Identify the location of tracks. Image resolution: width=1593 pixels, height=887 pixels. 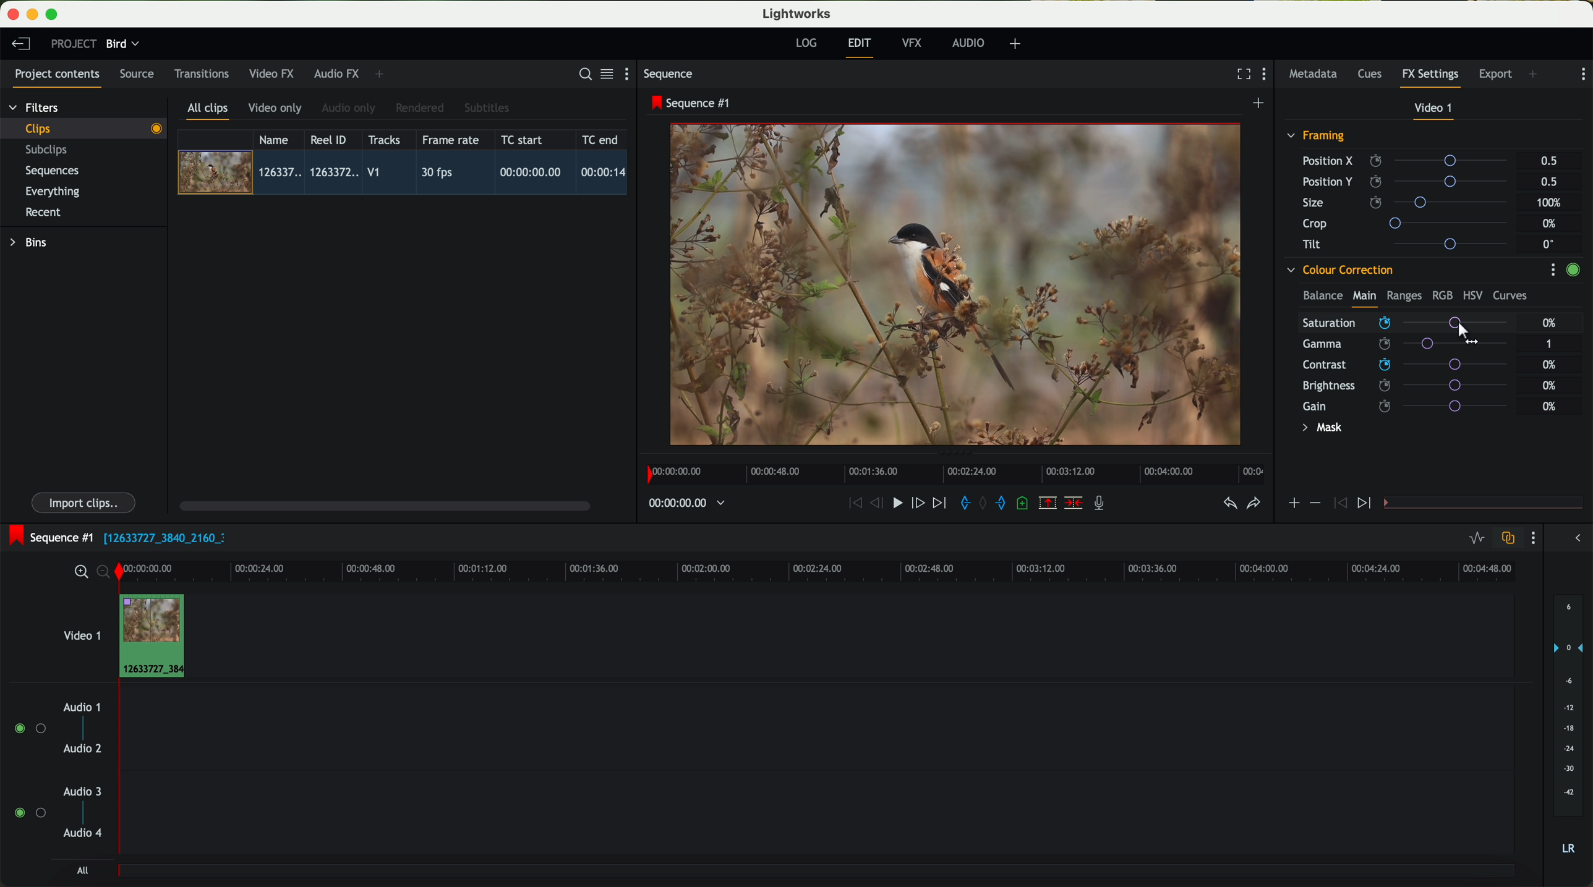
(382, 140).